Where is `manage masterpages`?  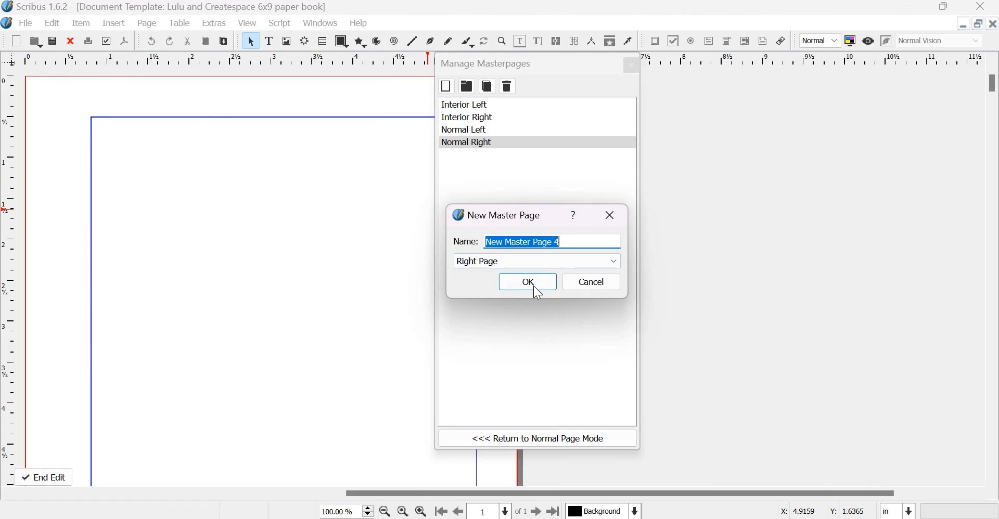
manage masterpages is located at coordinates (489, 63).